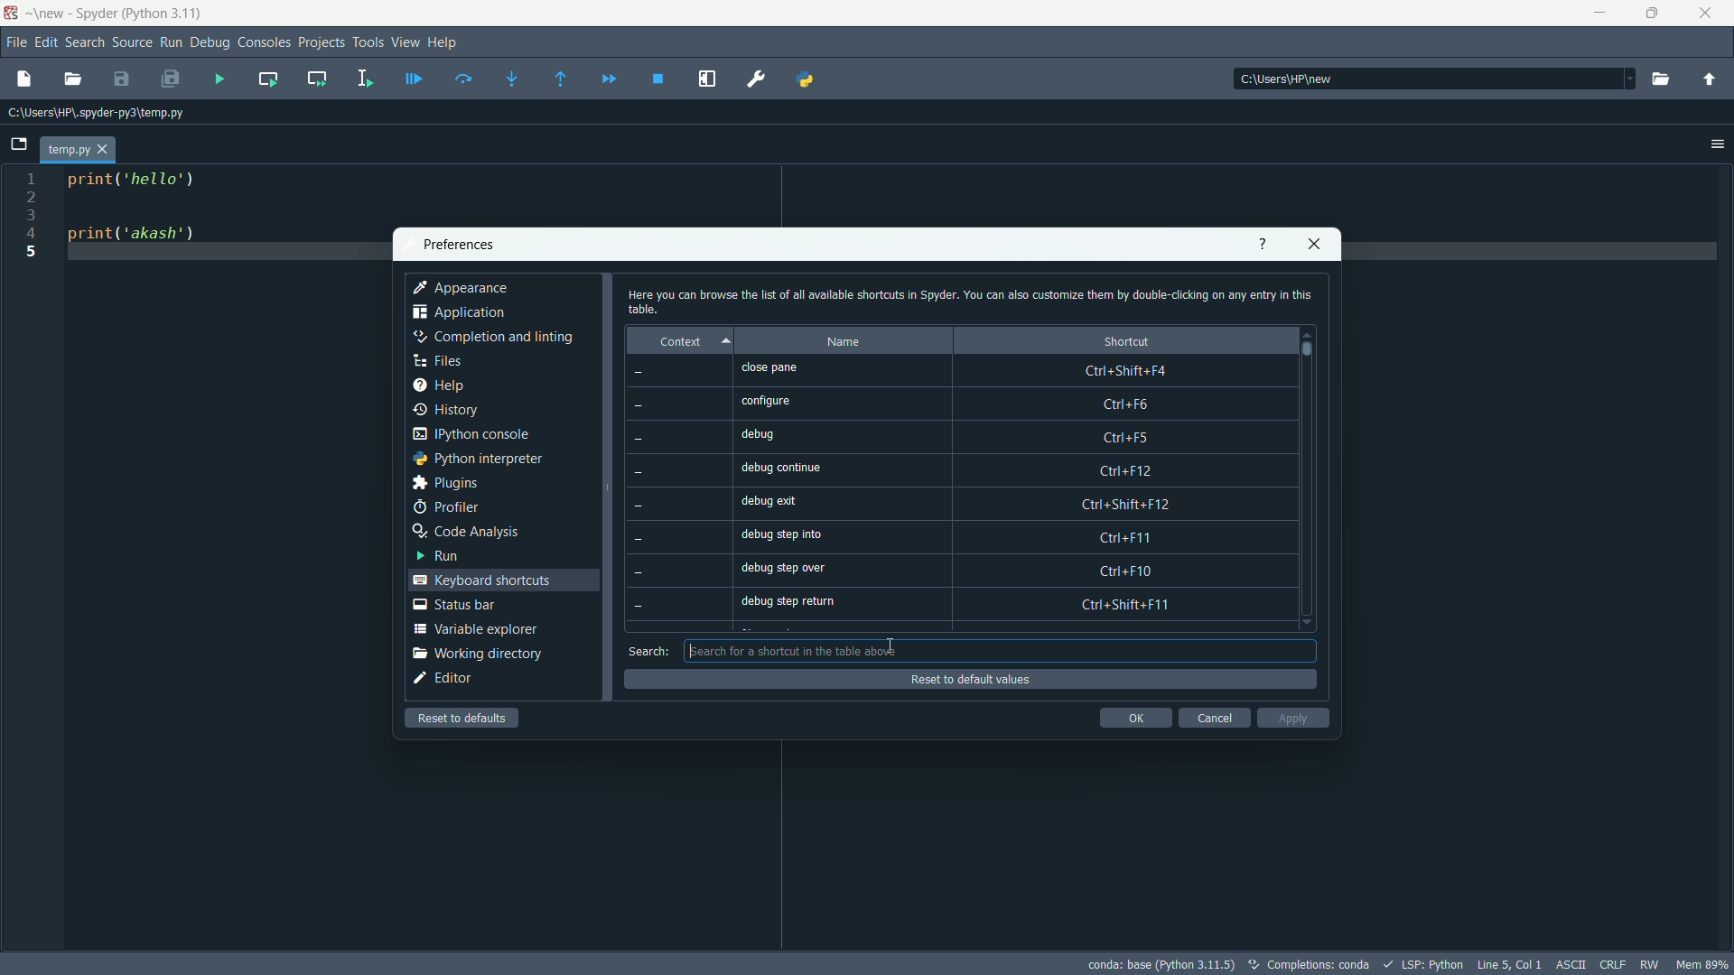 The width and height of the screenshot is (1734, 975). What do you see at coordinates (1711, 80) in the screenshot?
I see `parent directory` at bounding box center [1711, 80].